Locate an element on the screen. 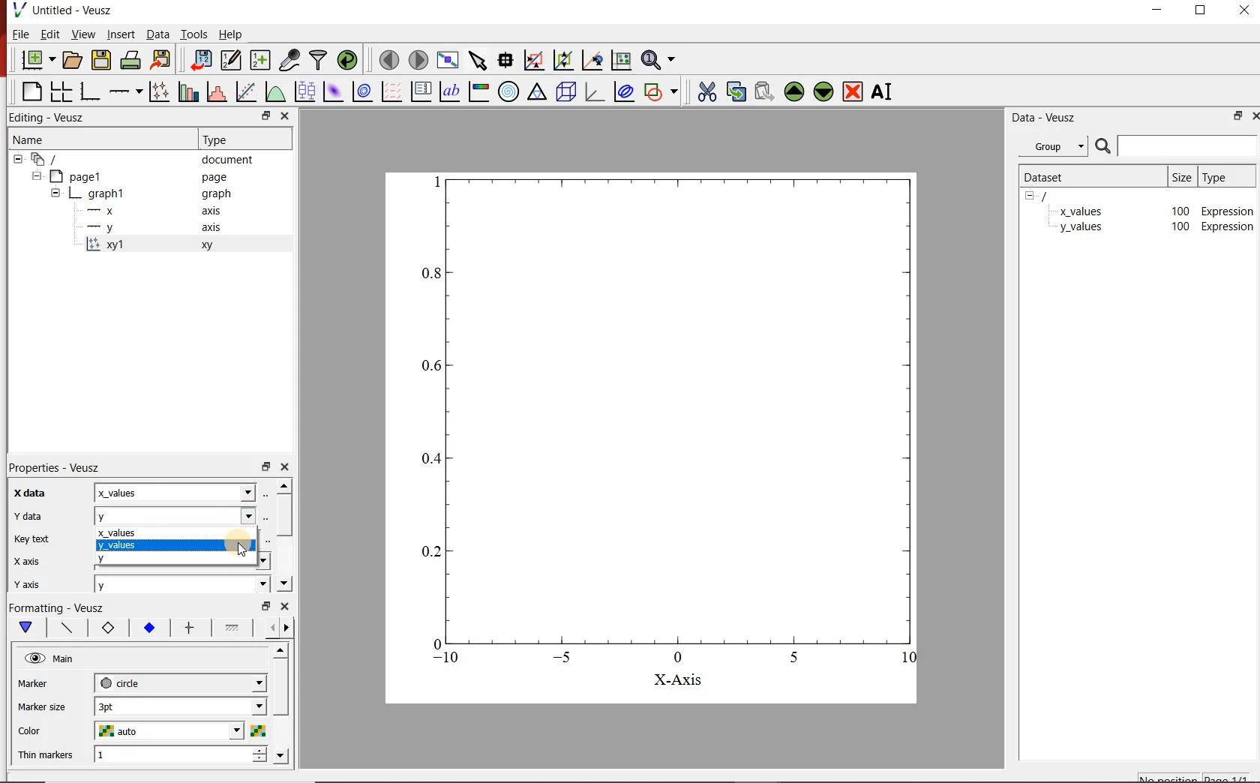  group is located at coordinates (1051, 146).